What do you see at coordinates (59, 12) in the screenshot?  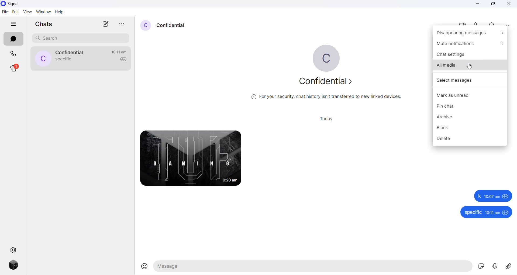 I see `help` at bounding box center [59, 12].